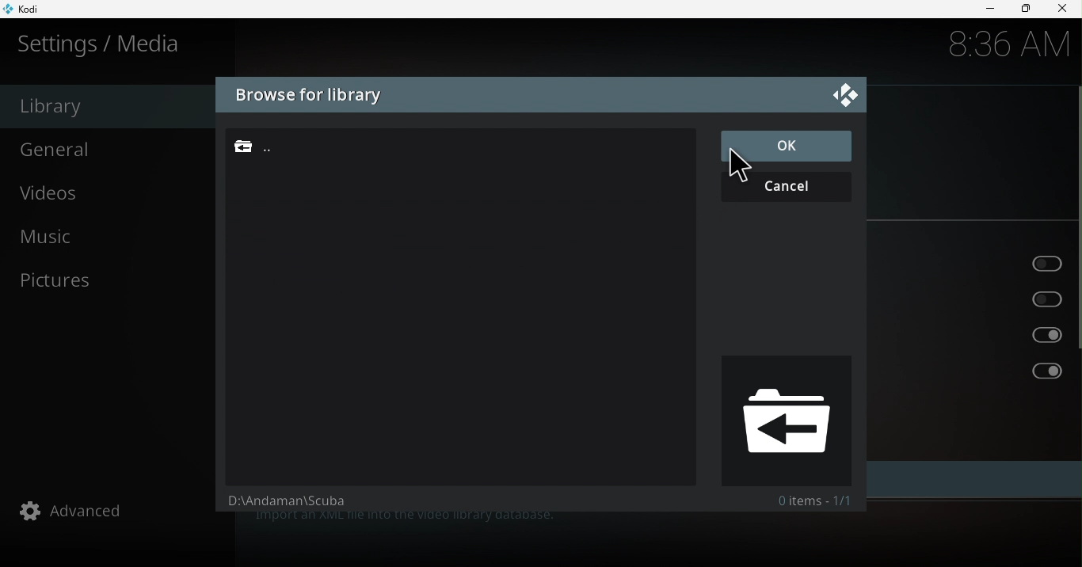  Describe the element at coordinates (109, 148) in the screenshot. I see `General` at that location.